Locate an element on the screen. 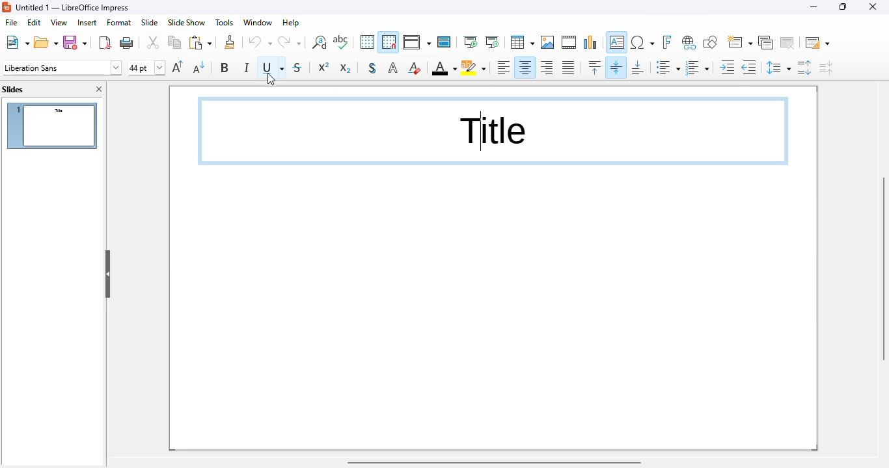 The image size is (889, 468). vertical scroll bar is located at coordinates (881, 268).